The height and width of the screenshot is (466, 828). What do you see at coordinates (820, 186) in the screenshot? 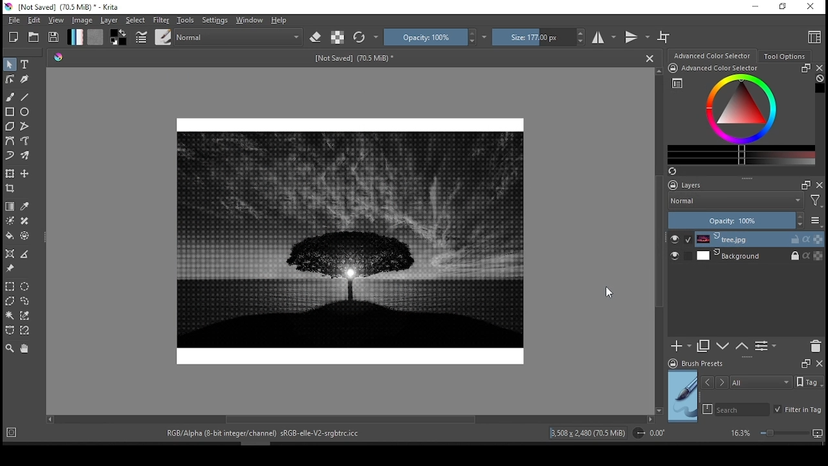
I see `close docker` at bounding box center [820, 186].